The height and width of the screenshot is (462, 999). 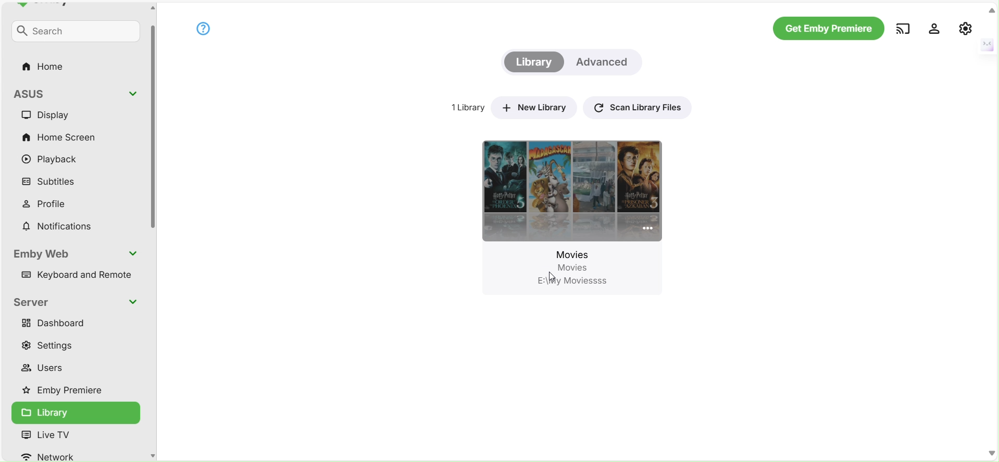 I want to click on Profile, so click(x=52, y=203).